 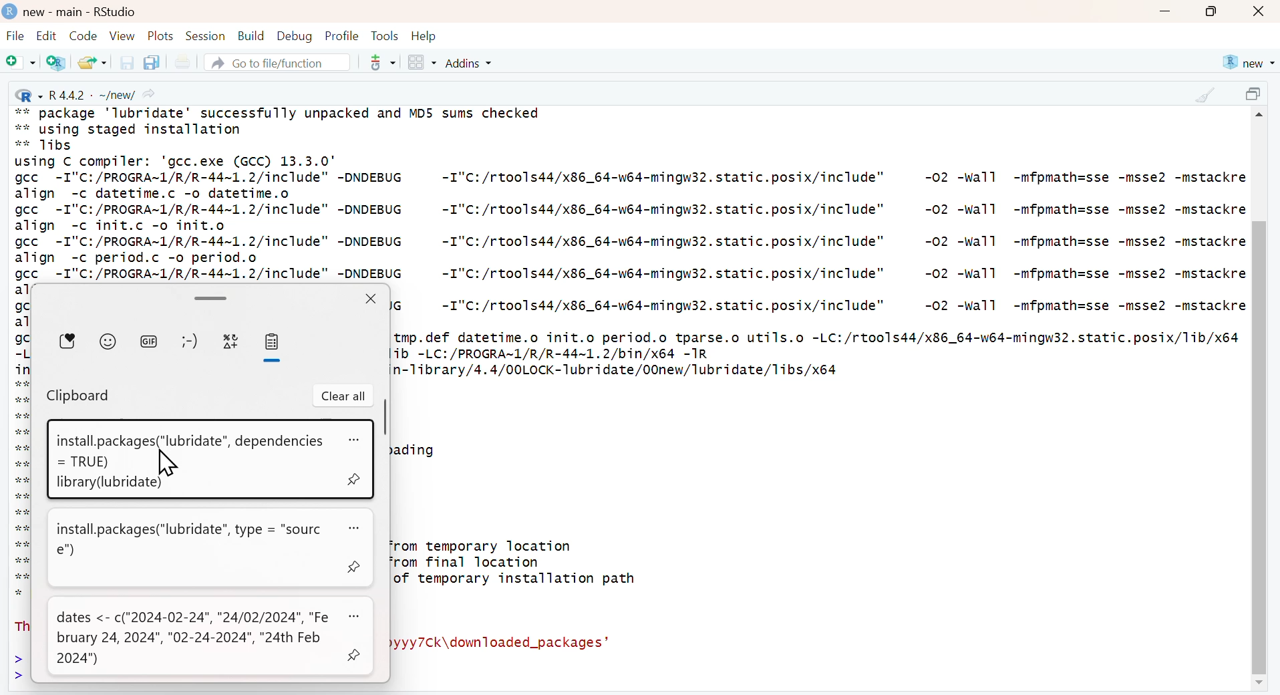 I want to click on more options, so click(x=356, y=615).